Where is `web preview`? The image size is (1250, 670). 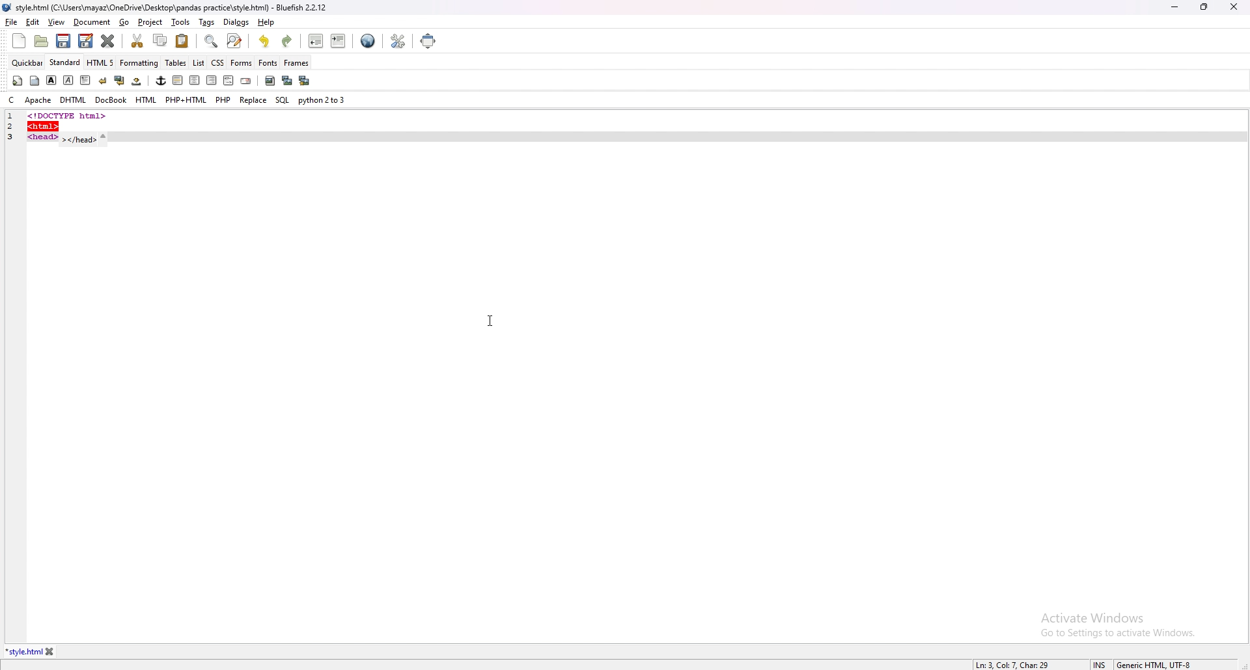 web preview is located at coordinates (368, 41).